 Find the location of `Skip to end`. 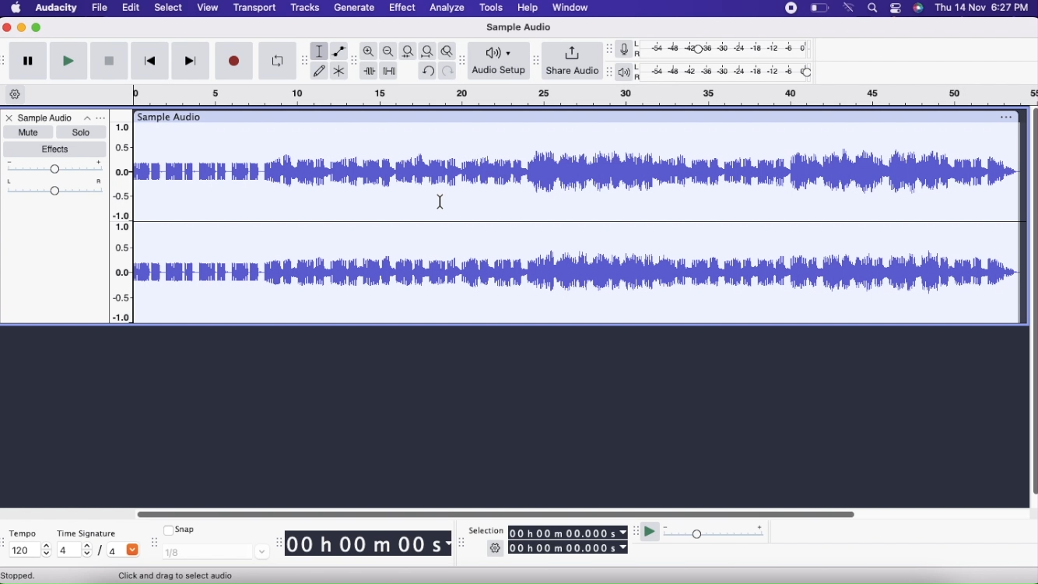

Skip to end is located at coordinates (191, 61).